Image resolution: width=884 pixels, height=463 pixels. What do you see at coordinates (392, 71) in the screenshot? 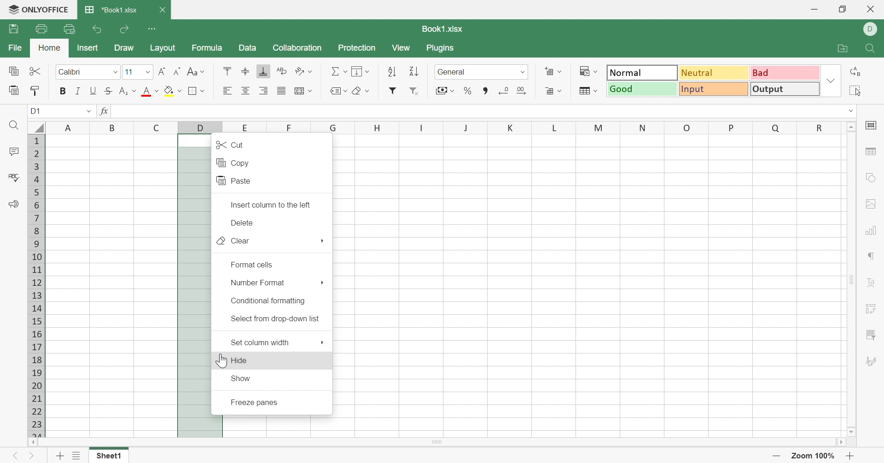
I see `Ascending order` at bounding box center [392, 71].